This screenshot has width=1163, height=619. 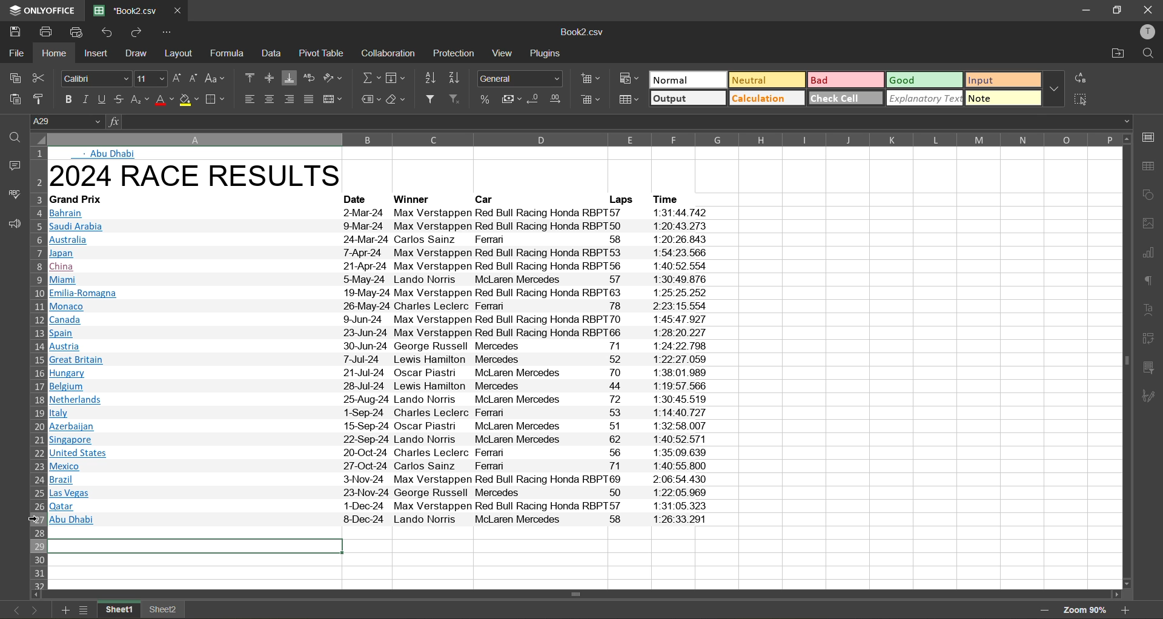 What do you see at coordinates (79, 32) in the screenshot?
I see `print preview` at bounding box center [79, 32].